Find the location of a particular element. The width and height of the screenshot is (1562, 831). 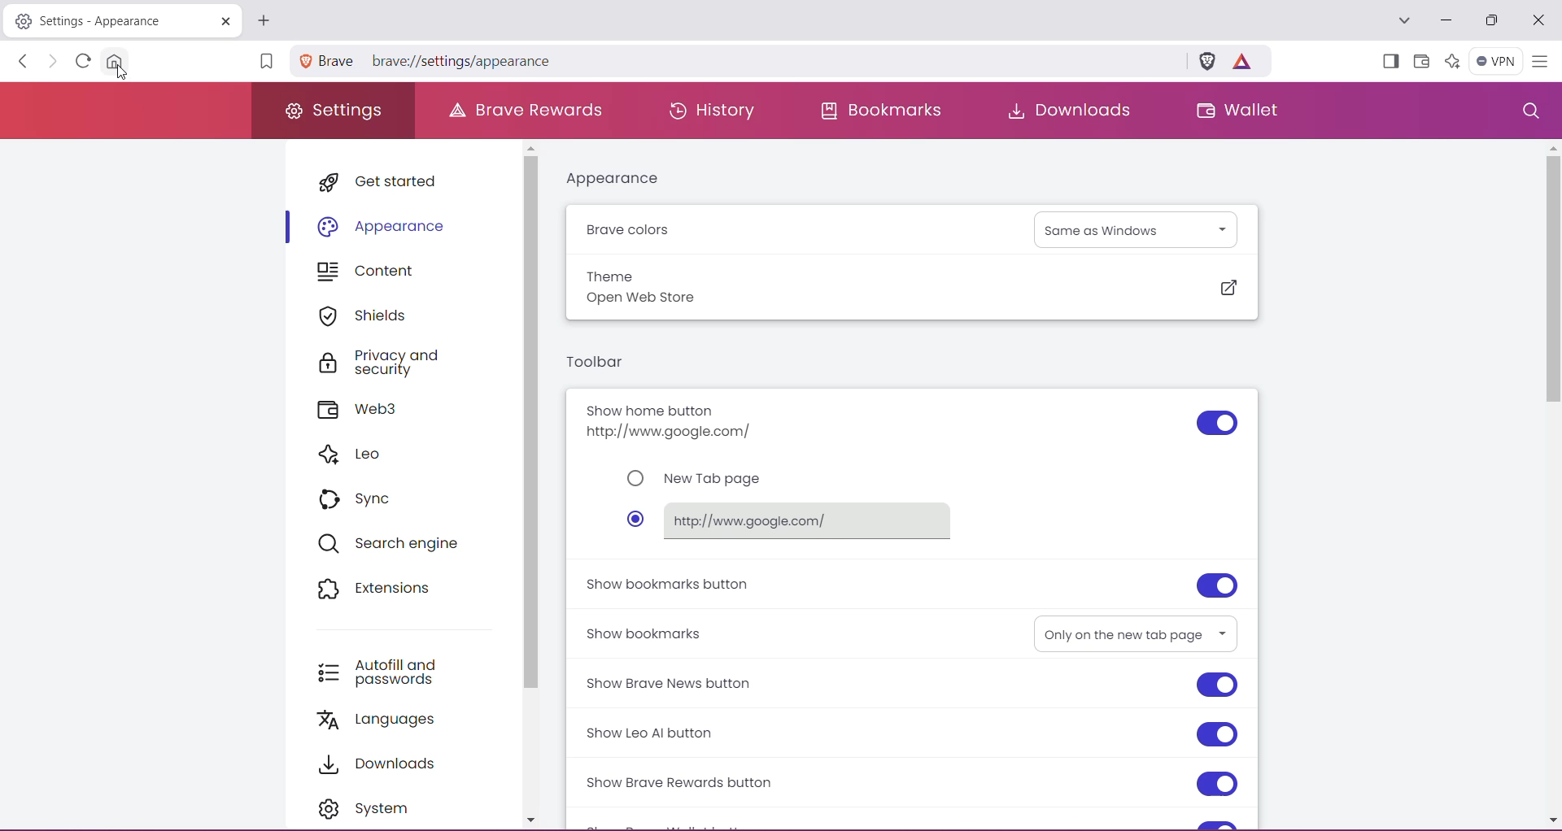

Set the frequency to show bookmarks is located at coordinates (1134, 633).